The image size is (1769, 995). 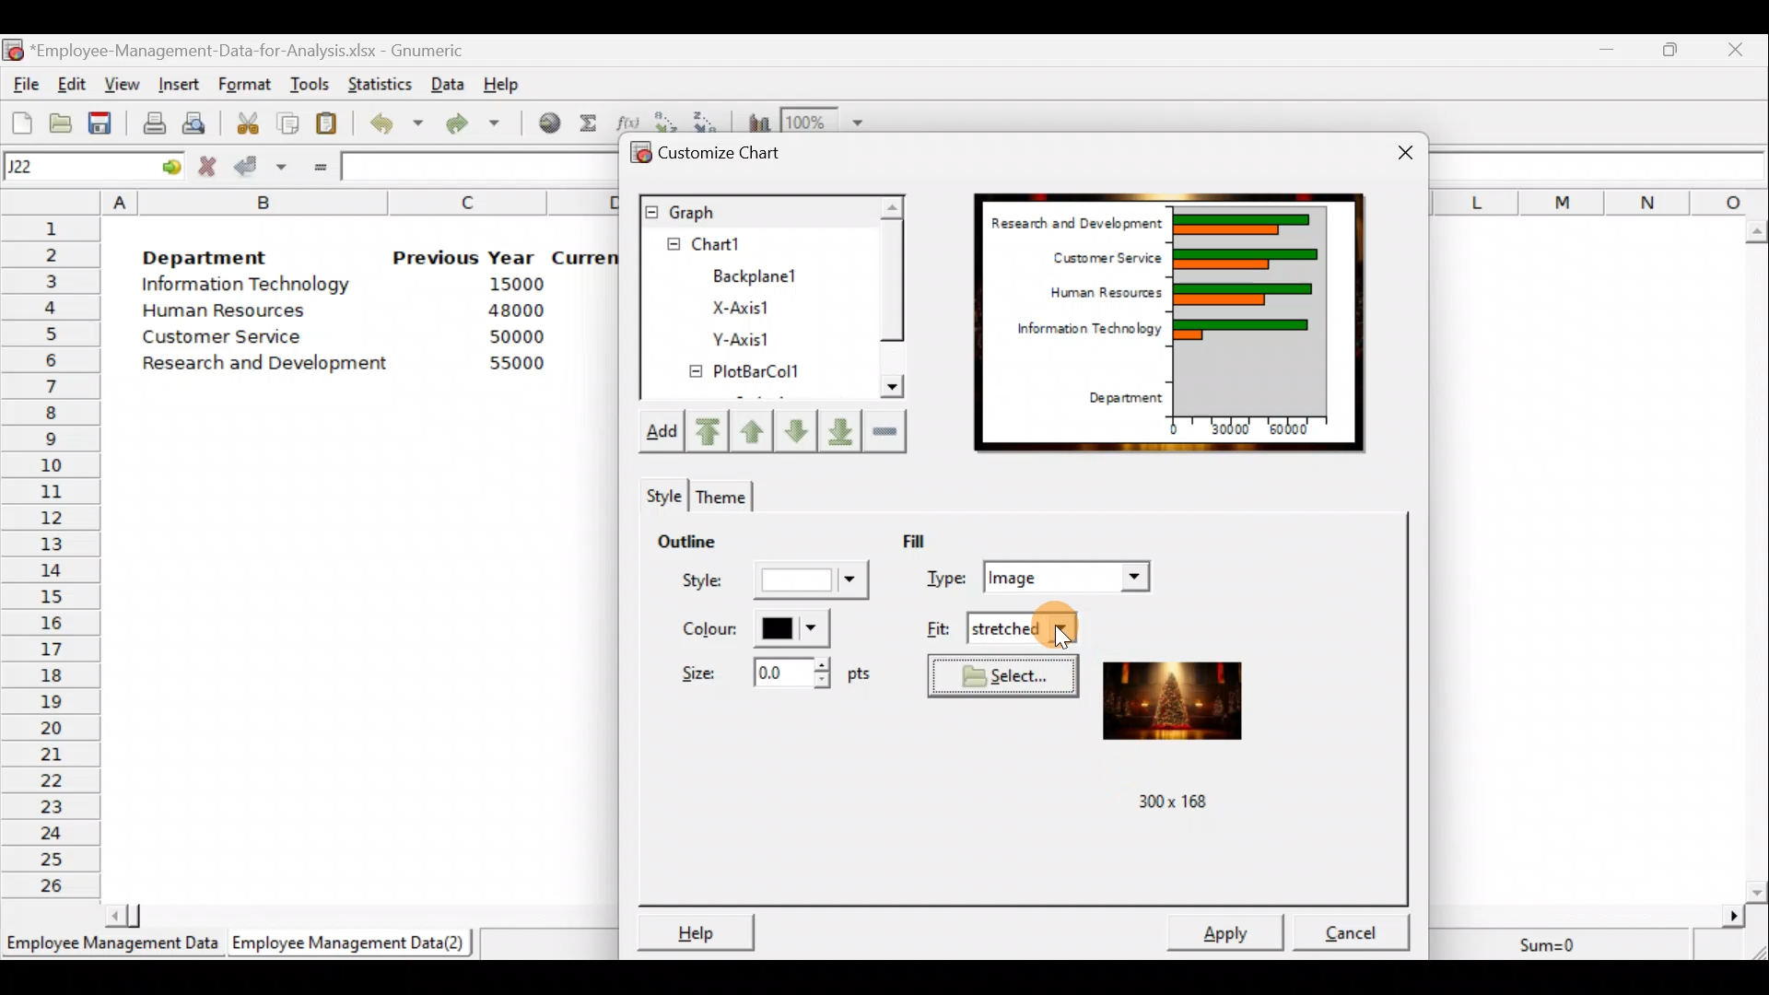 What do you see at coordinates (719, 151) in the screenshot?
I see `Customize chart` at bounding box center [719, 151].